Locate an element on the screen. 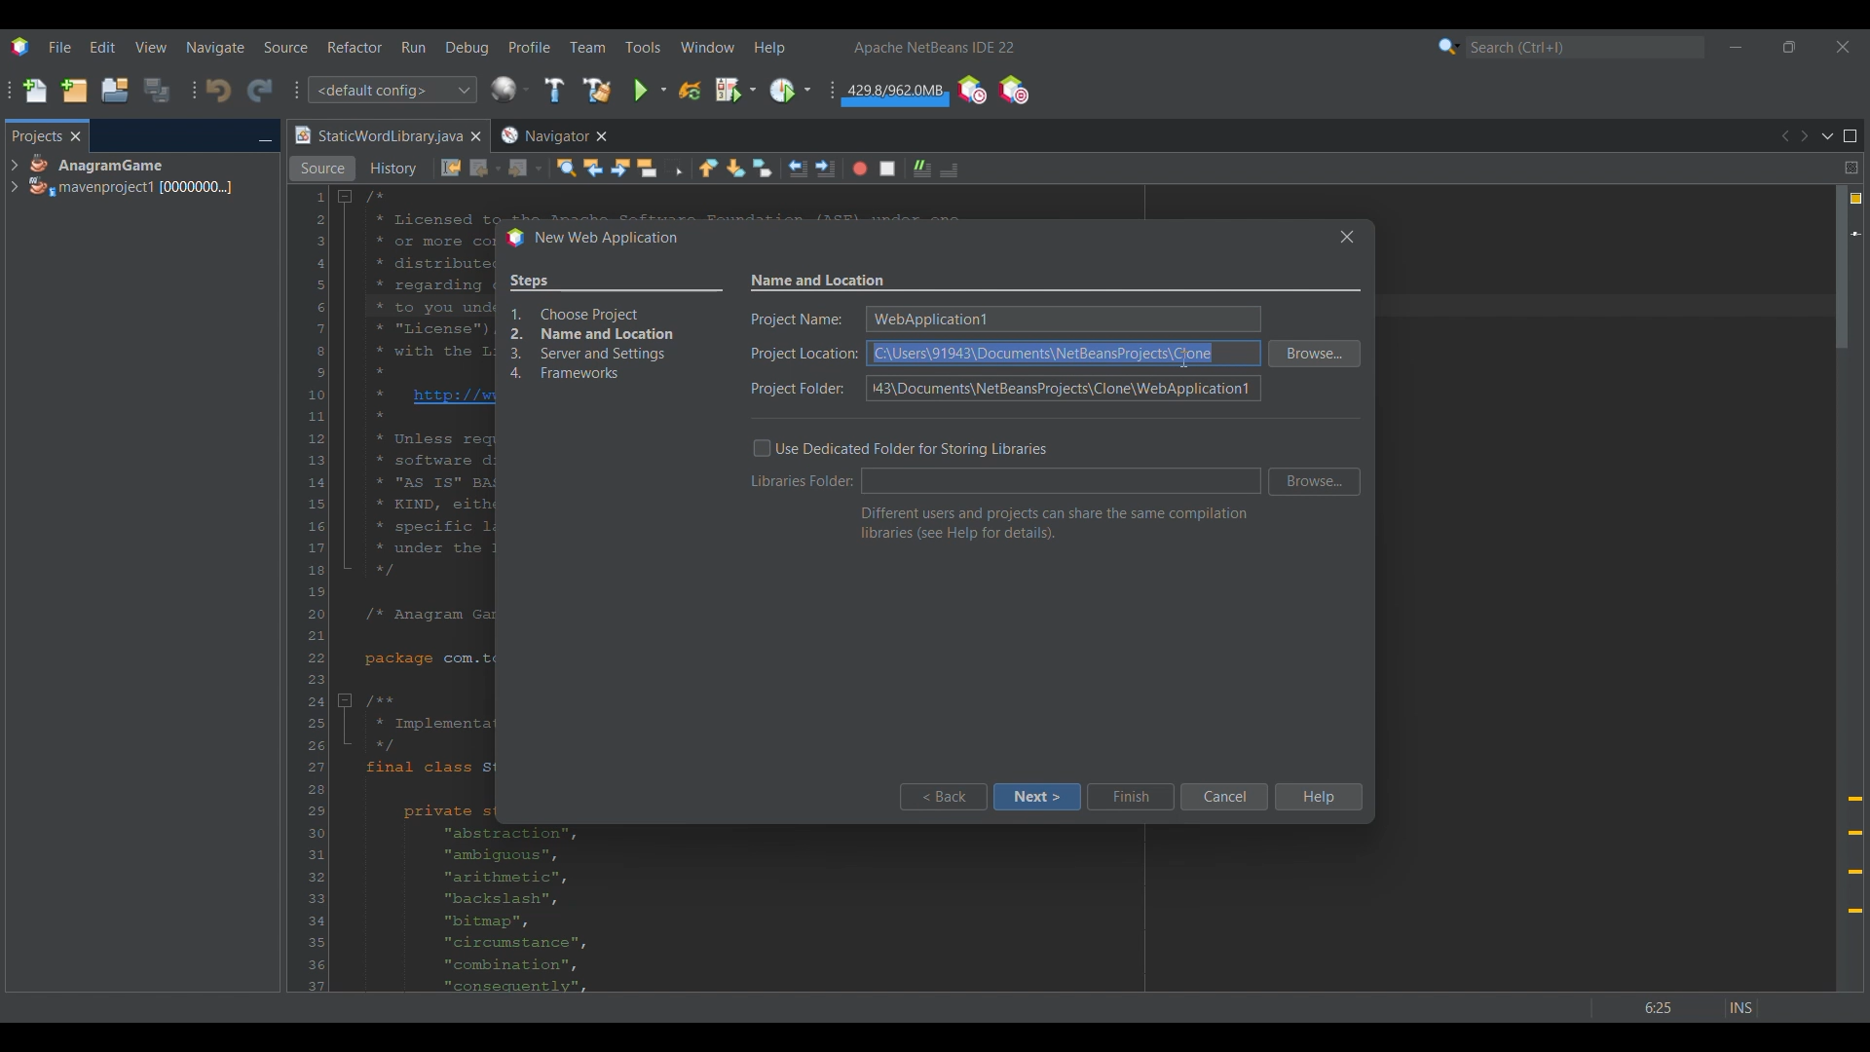 The image size is (1870, 1052). New file is located at coordinates (34, 91).